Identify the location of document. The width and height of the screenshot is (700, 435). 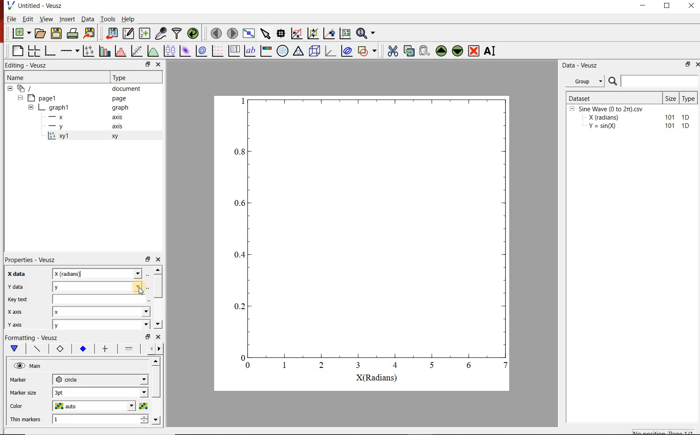
(127, 89).